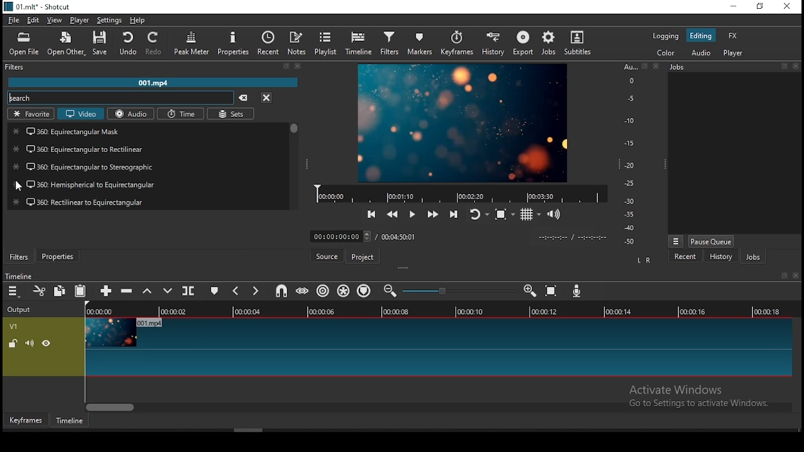 The image size is (804, 452). What do you see at coordinates (68, 421) in the screenshot?
I see `timeline` at bounding box center [68, 421].